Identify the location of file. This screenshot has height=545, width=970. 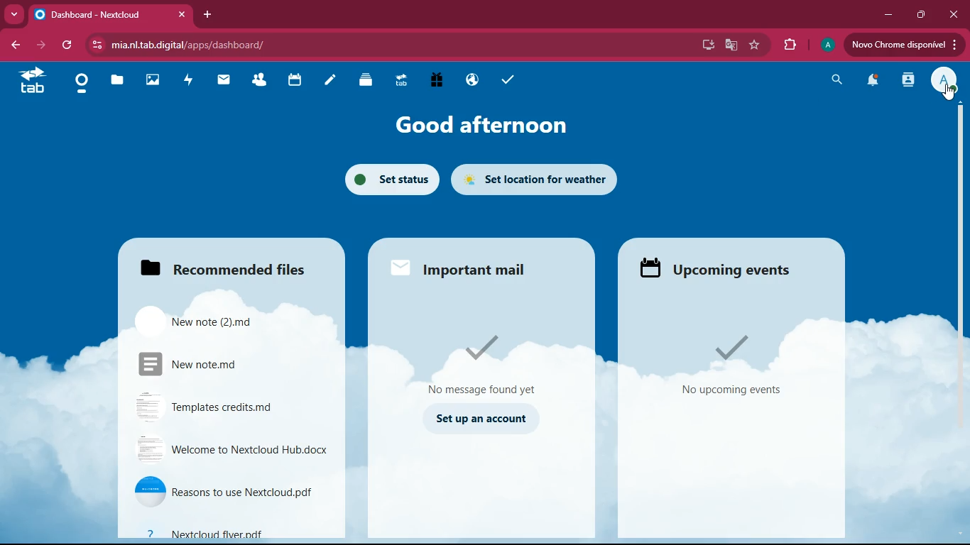
(232, 492).